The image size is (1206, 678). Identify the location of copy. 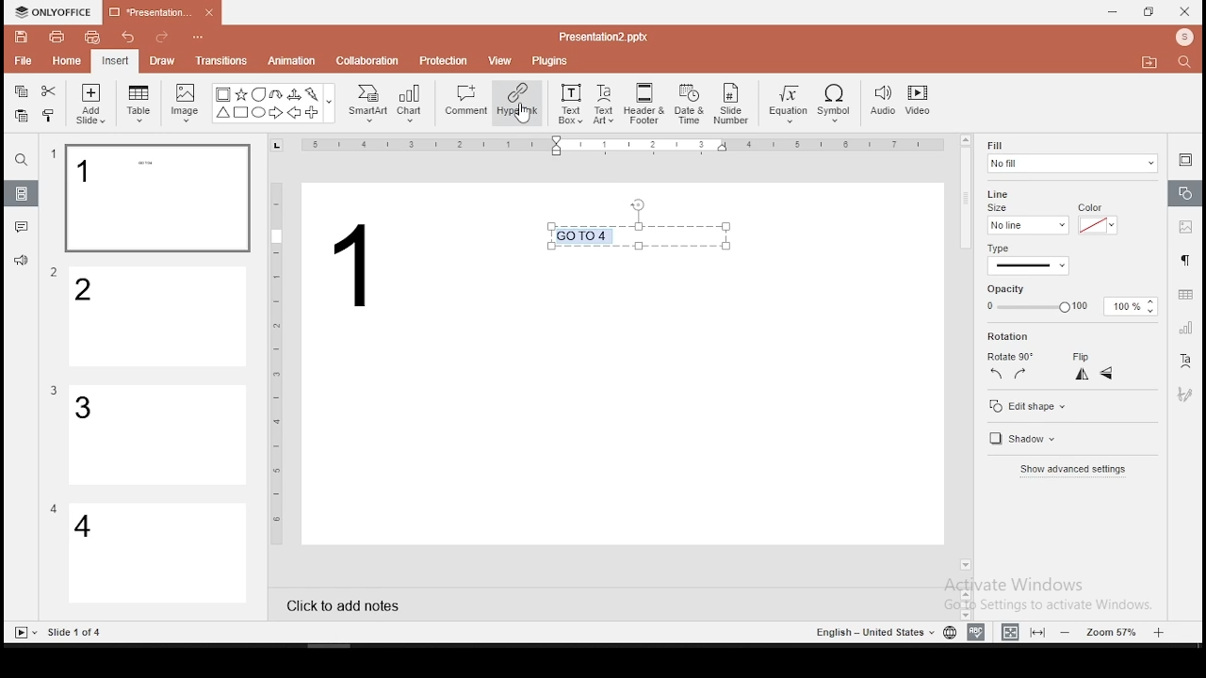
(21, 91).